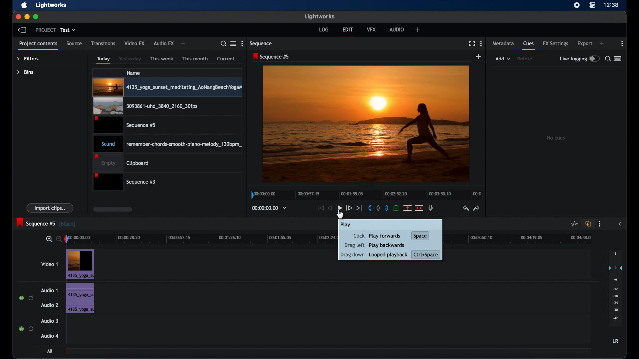  What do you see at coordinates (50, 351) in the screenshot?
I see `all` at bounding box center [50, 351].